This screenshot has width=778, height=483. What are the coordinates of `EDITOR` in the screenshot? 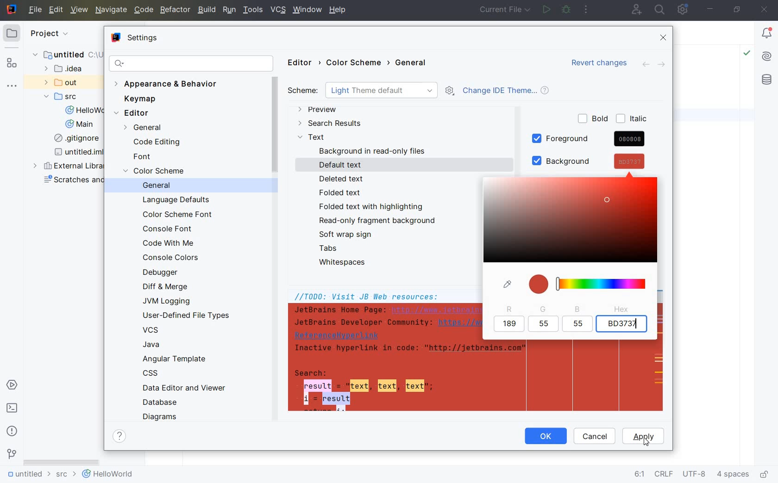 It's located at (303, 63).